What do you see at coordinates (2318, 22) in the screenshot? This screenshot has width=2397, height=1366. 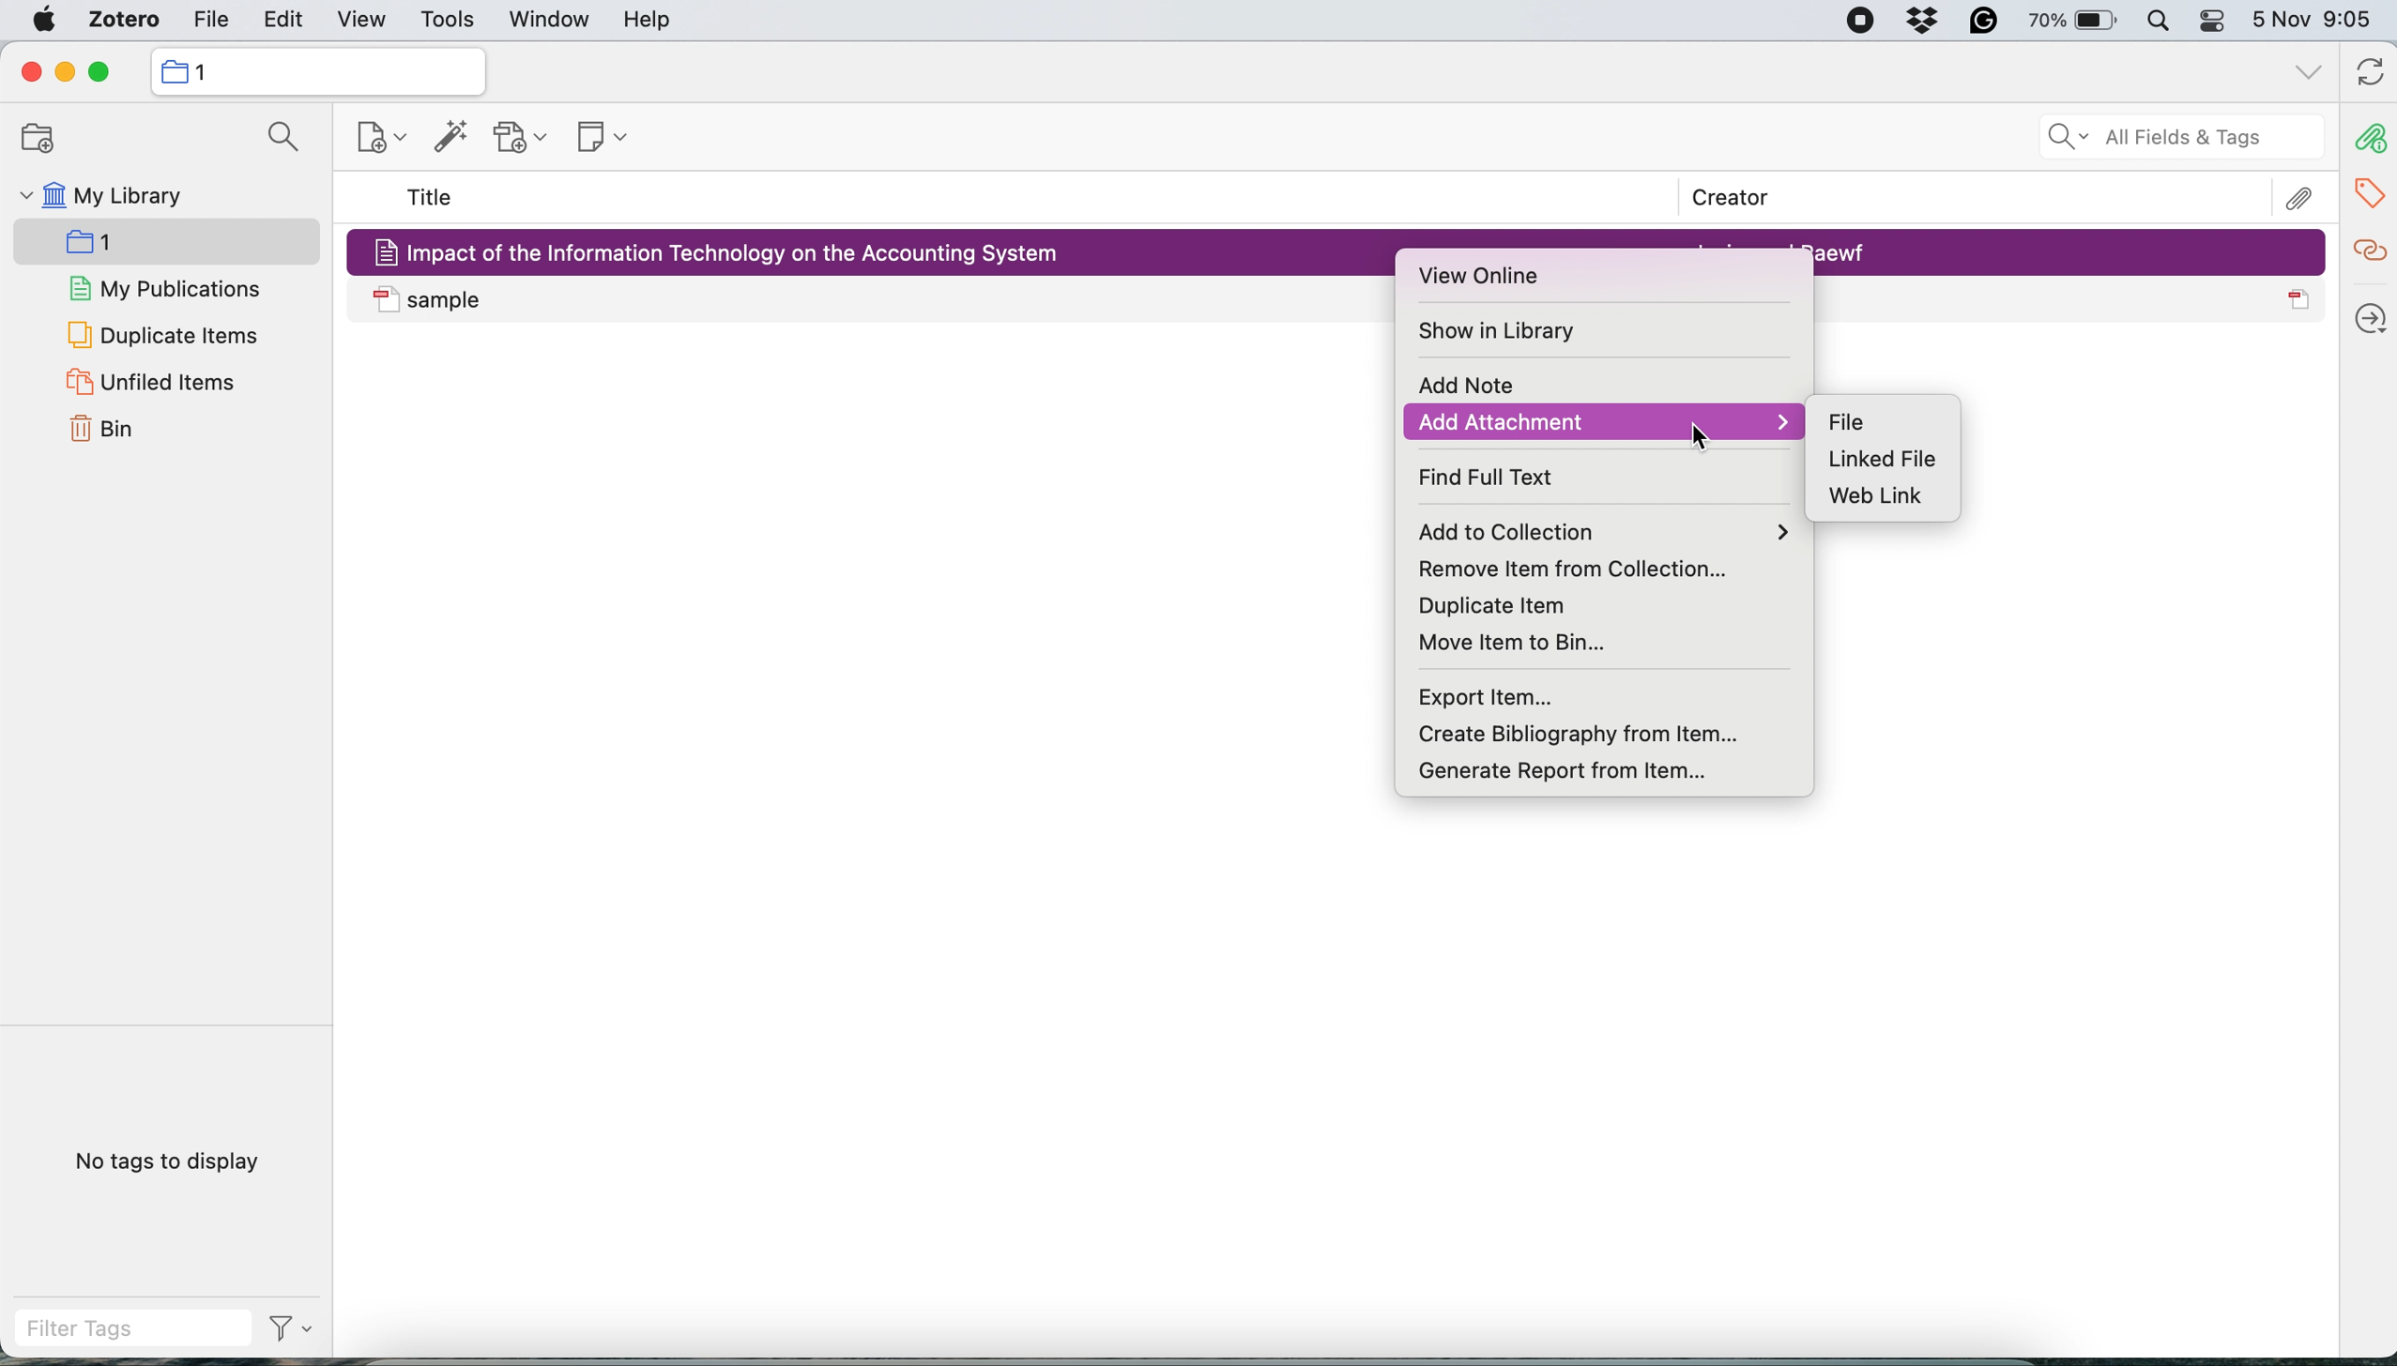 I see `5 Nov 9:05` at bounding box center [2318, 22].